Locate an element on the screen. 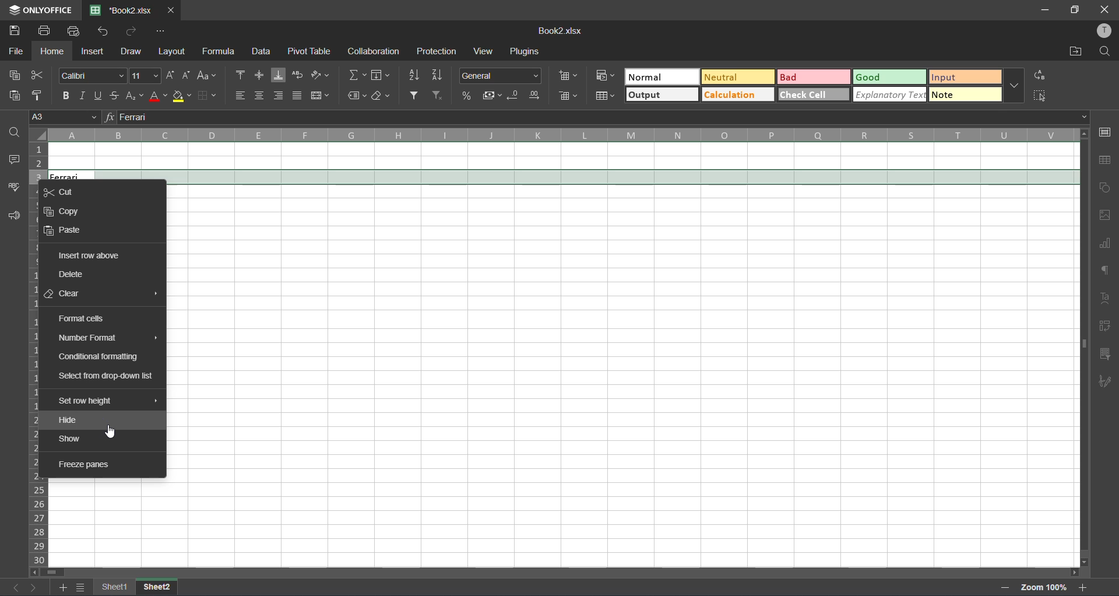 The image size is (1119, 596). calculation is located at coordinates (739, 94).